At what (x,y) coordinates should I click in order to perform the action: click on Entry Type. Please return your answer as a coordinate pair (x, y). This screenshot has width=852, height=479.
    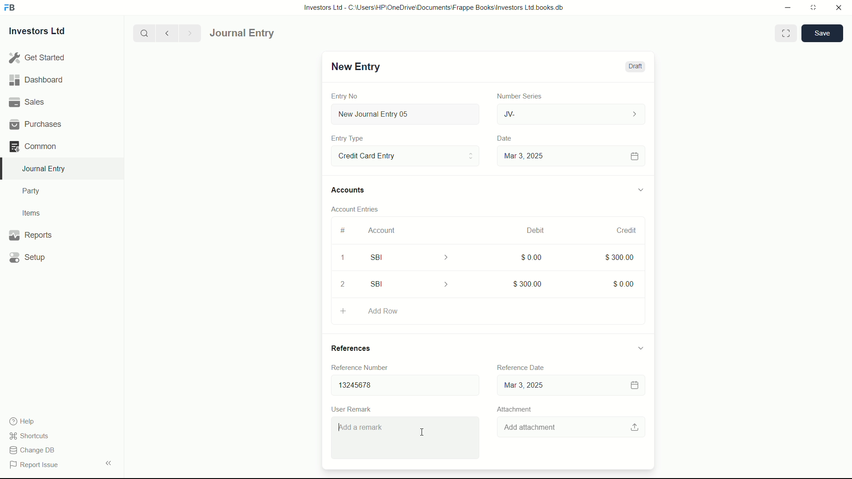
    Looking at the image, I should click on (404, 155).